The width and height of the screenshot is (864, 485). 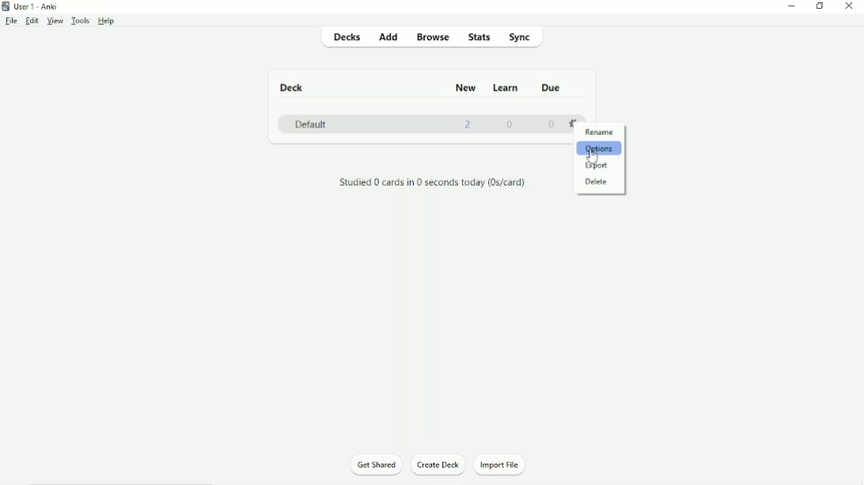 What do you see at coordinates (600, 132) in the screenshot?
I see `Rename` at bounding box center [600, 132].